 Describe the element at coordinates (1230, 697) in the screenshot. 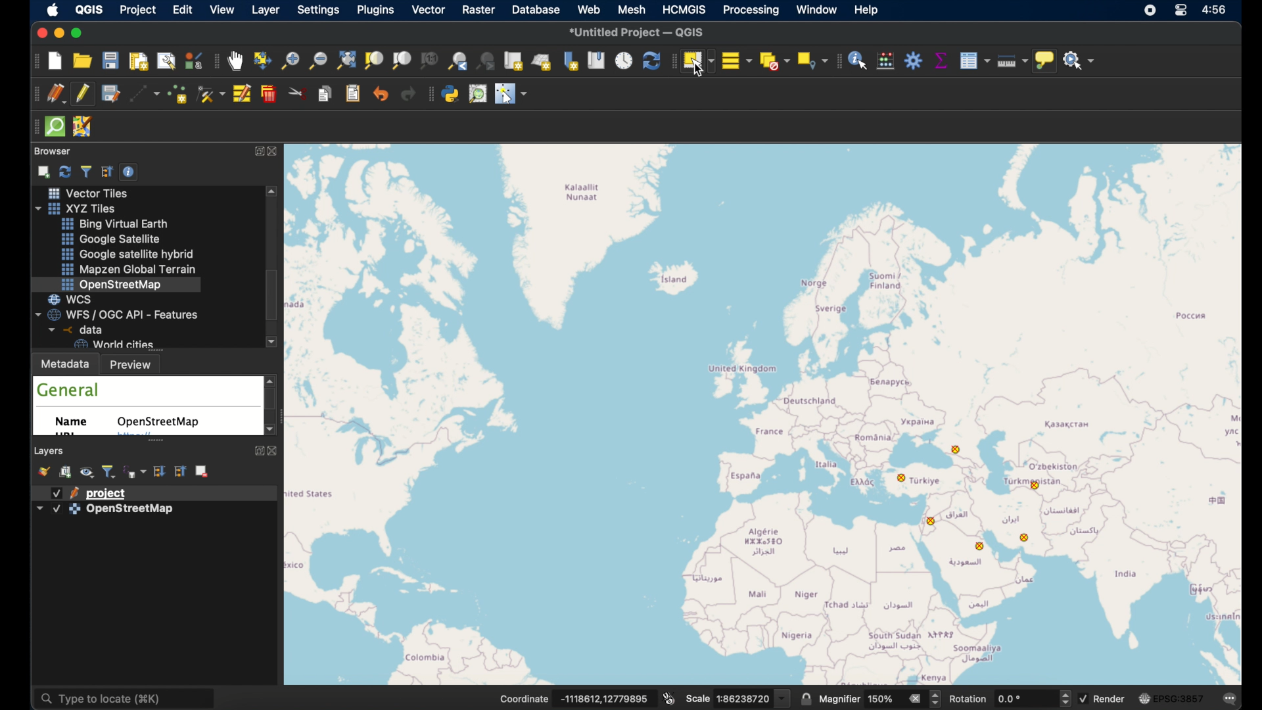

I see `messages` at that location.